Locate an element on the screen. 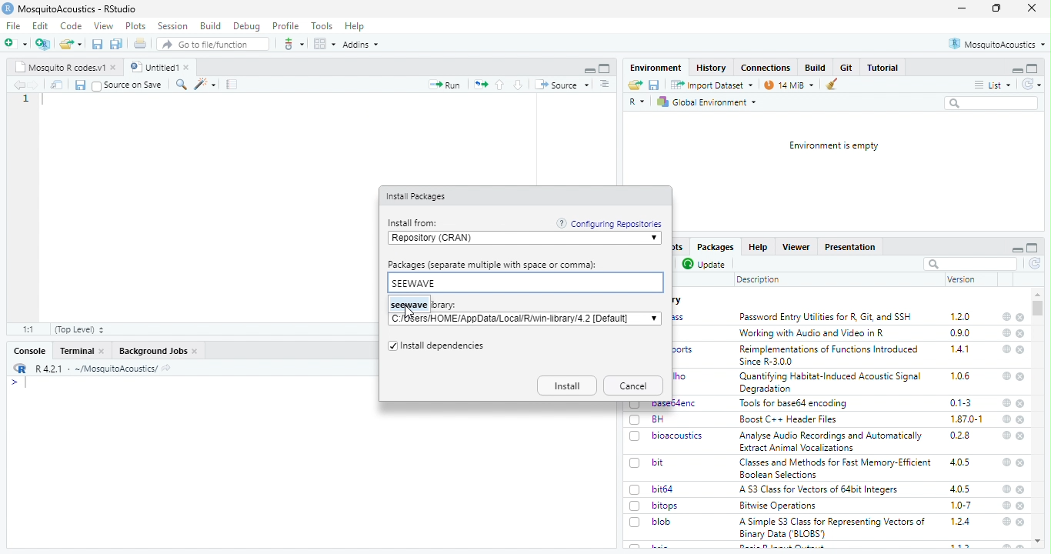 The image size is (1051, 554). bitops is located at coordinates (666, 506).